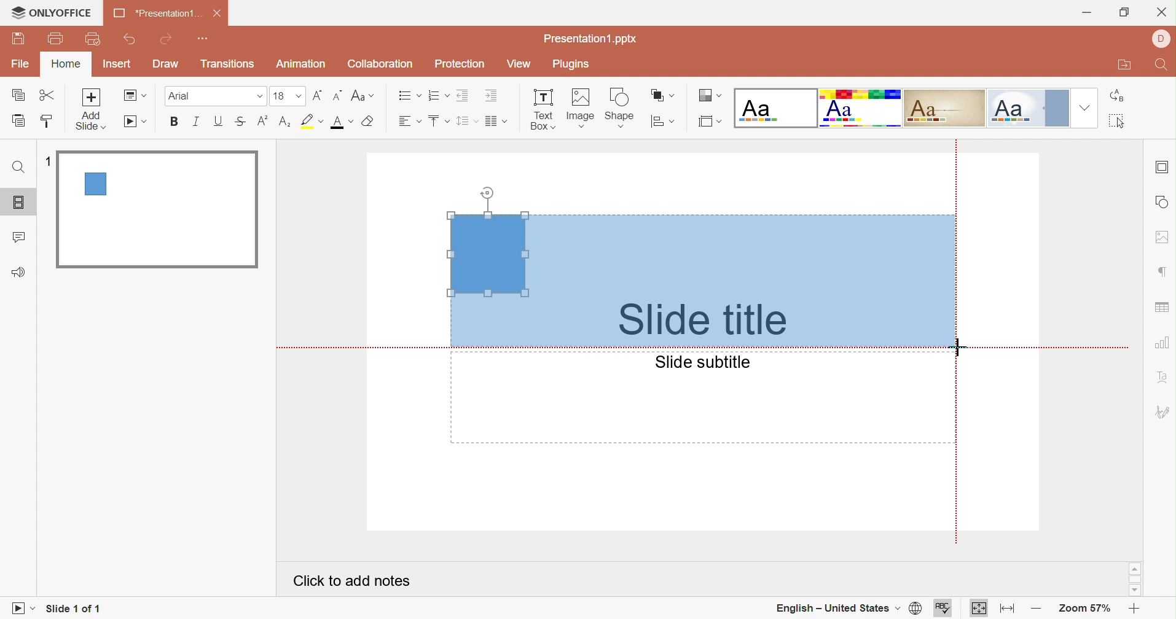  I want to click on Print file, so click(58, 37).